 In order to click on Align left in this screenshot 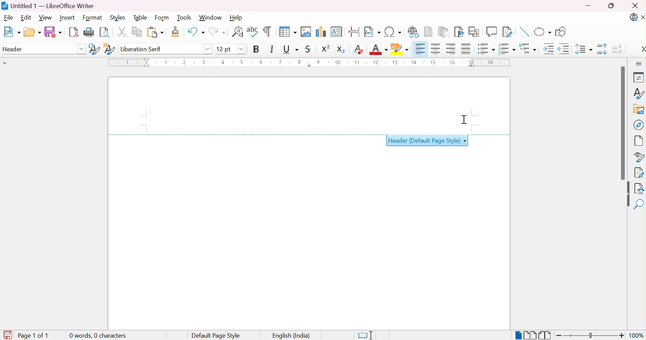, I will do `click(421, 49)`.